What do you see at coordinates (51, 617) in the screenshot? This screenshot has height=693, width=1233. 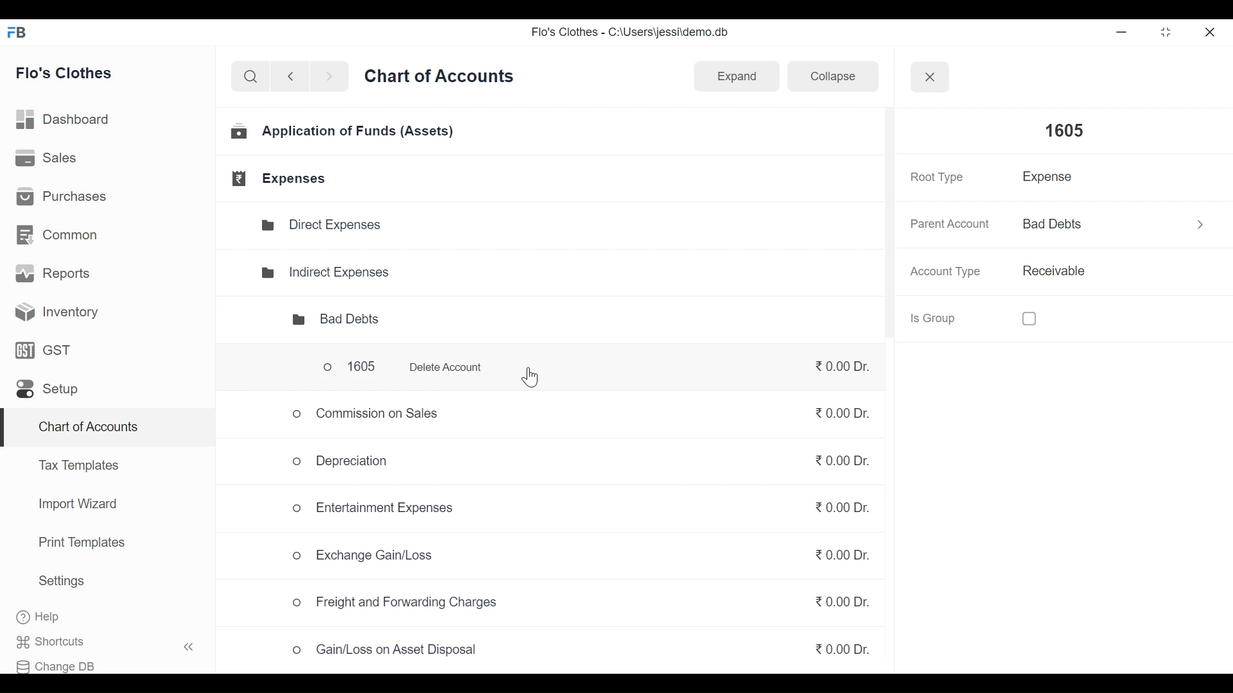 I see `Help` at bounding box center [51, 617].